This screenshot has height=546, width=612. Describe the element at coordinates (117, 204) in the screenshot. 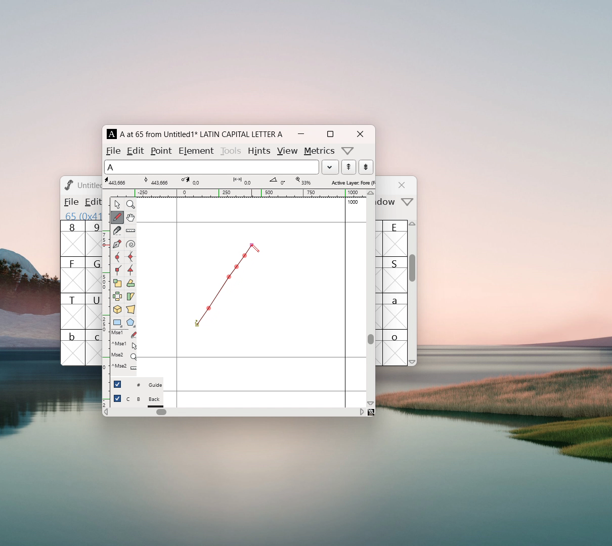

I see `pointer` at that location.